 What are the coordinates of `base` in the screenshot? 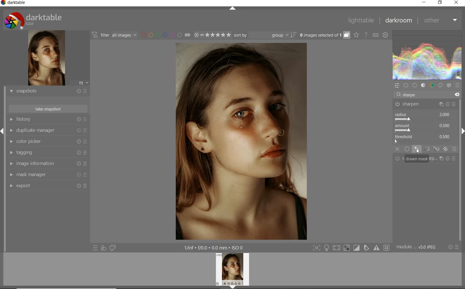 It's located at (415, 86).